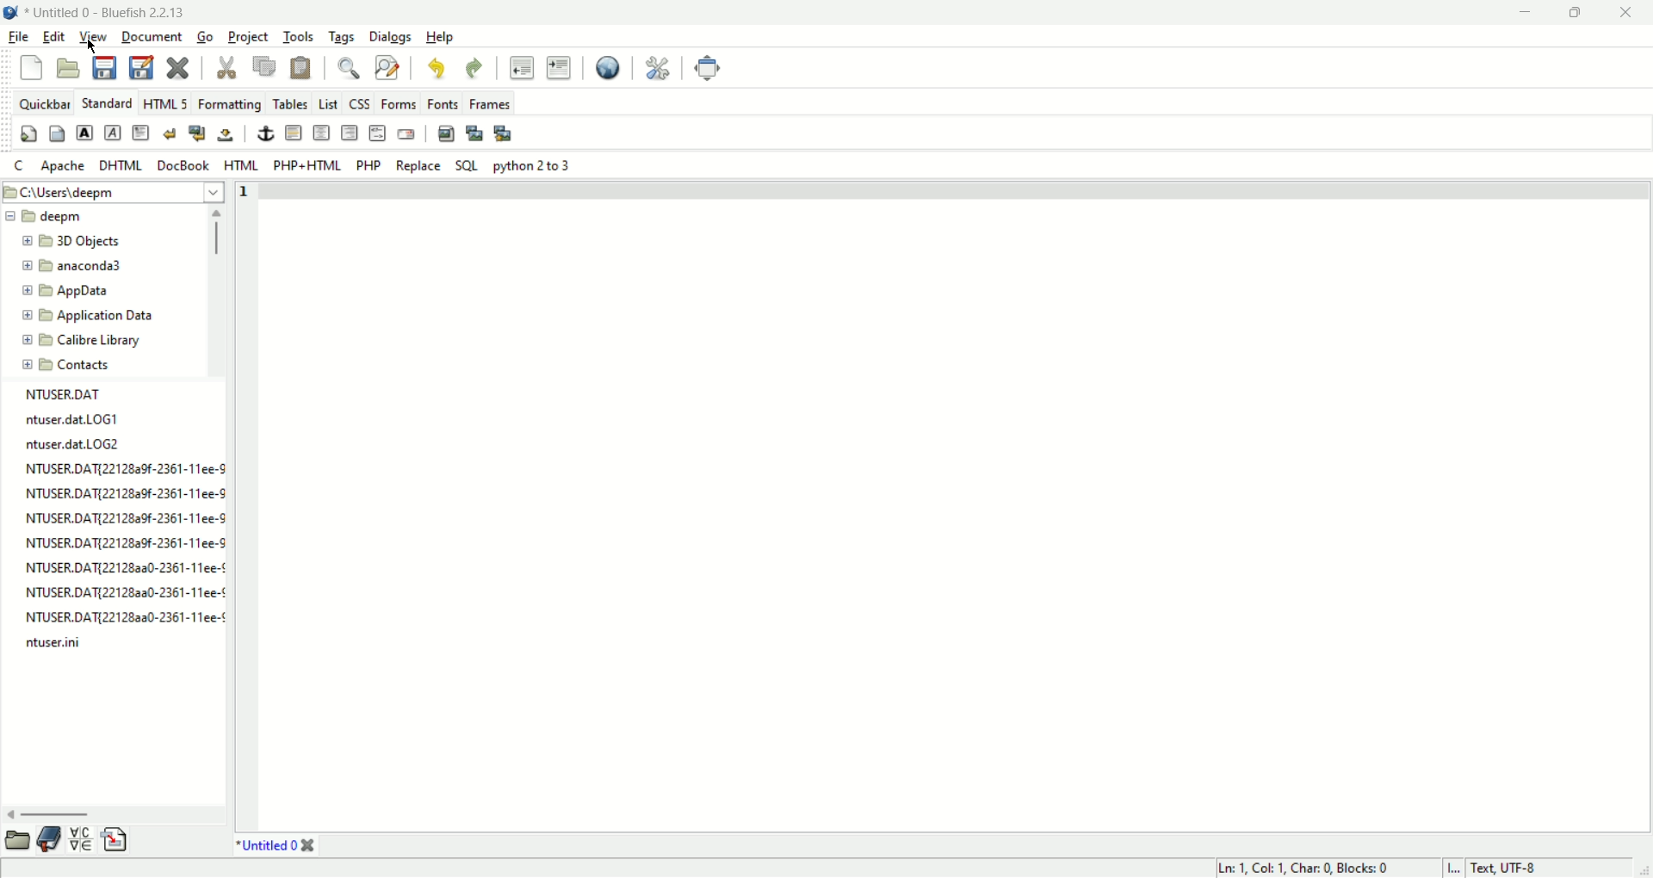 The height and width of the screenshot is (878, 1653). I want to click on frames, so click(490, 103).